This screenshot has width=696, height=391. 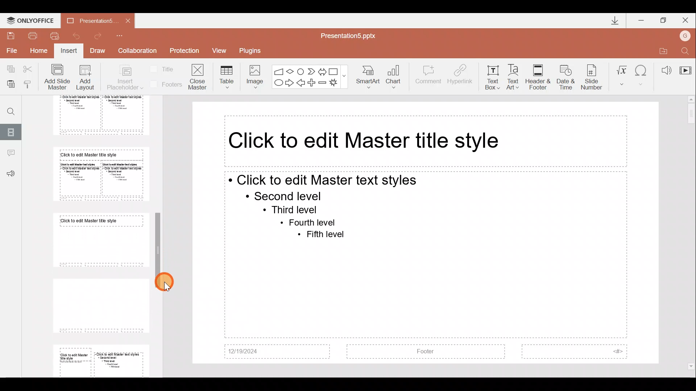 What do you see at coordinates (30, 69) in the screenshot?
I see `Cut` at bounding box center [30, 69].